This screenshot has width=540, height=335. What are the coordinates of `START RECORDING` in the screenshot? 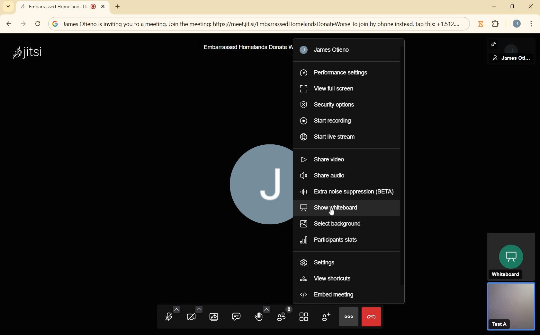 It's located at (332, 121).